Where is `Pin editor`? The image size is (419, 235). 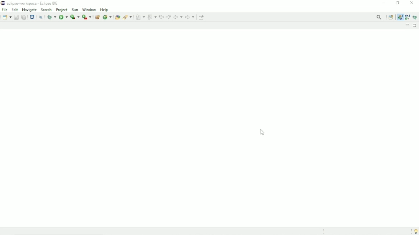
Pin editor is located at coordinates (202, 17).